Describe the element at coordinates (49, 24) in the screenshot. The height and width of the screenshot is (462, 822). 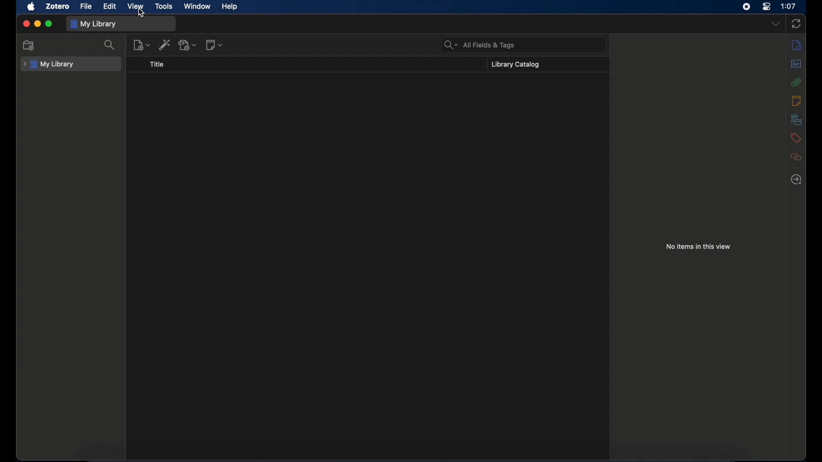
I see `maximize` at that location.